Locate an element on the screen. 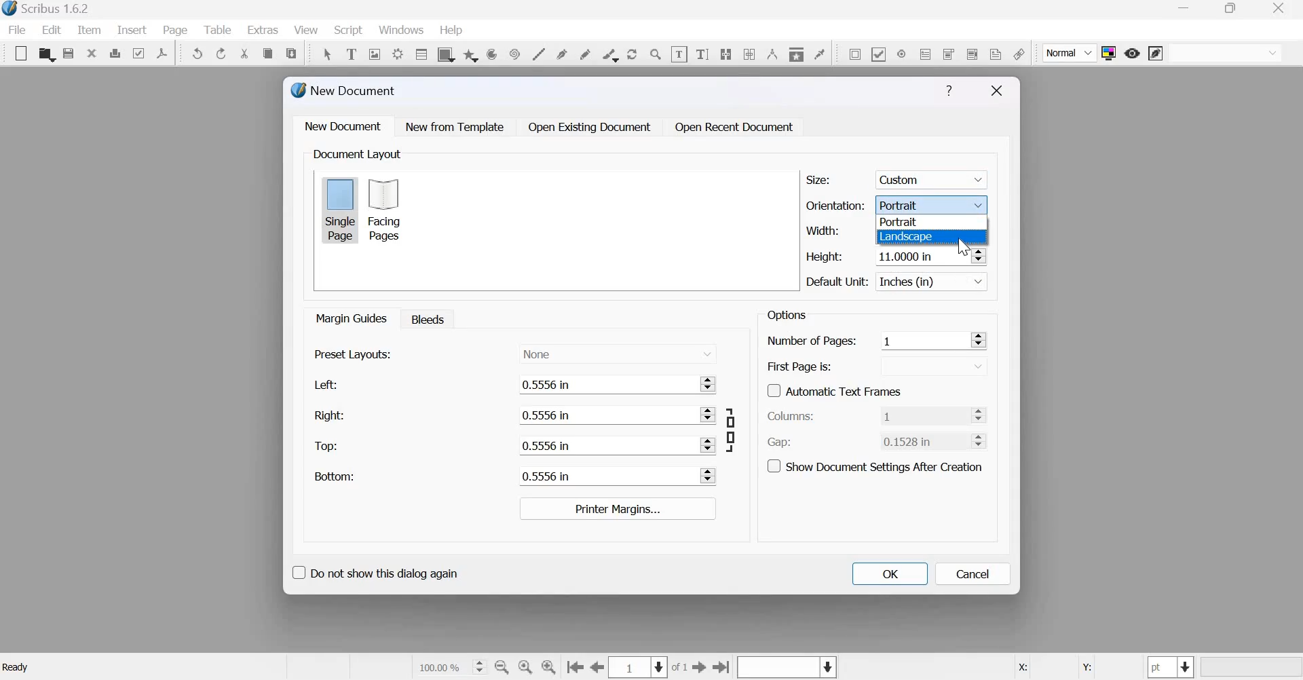 This screenshot has width=1303, height=680. custom is located at coordinates (934, 177).